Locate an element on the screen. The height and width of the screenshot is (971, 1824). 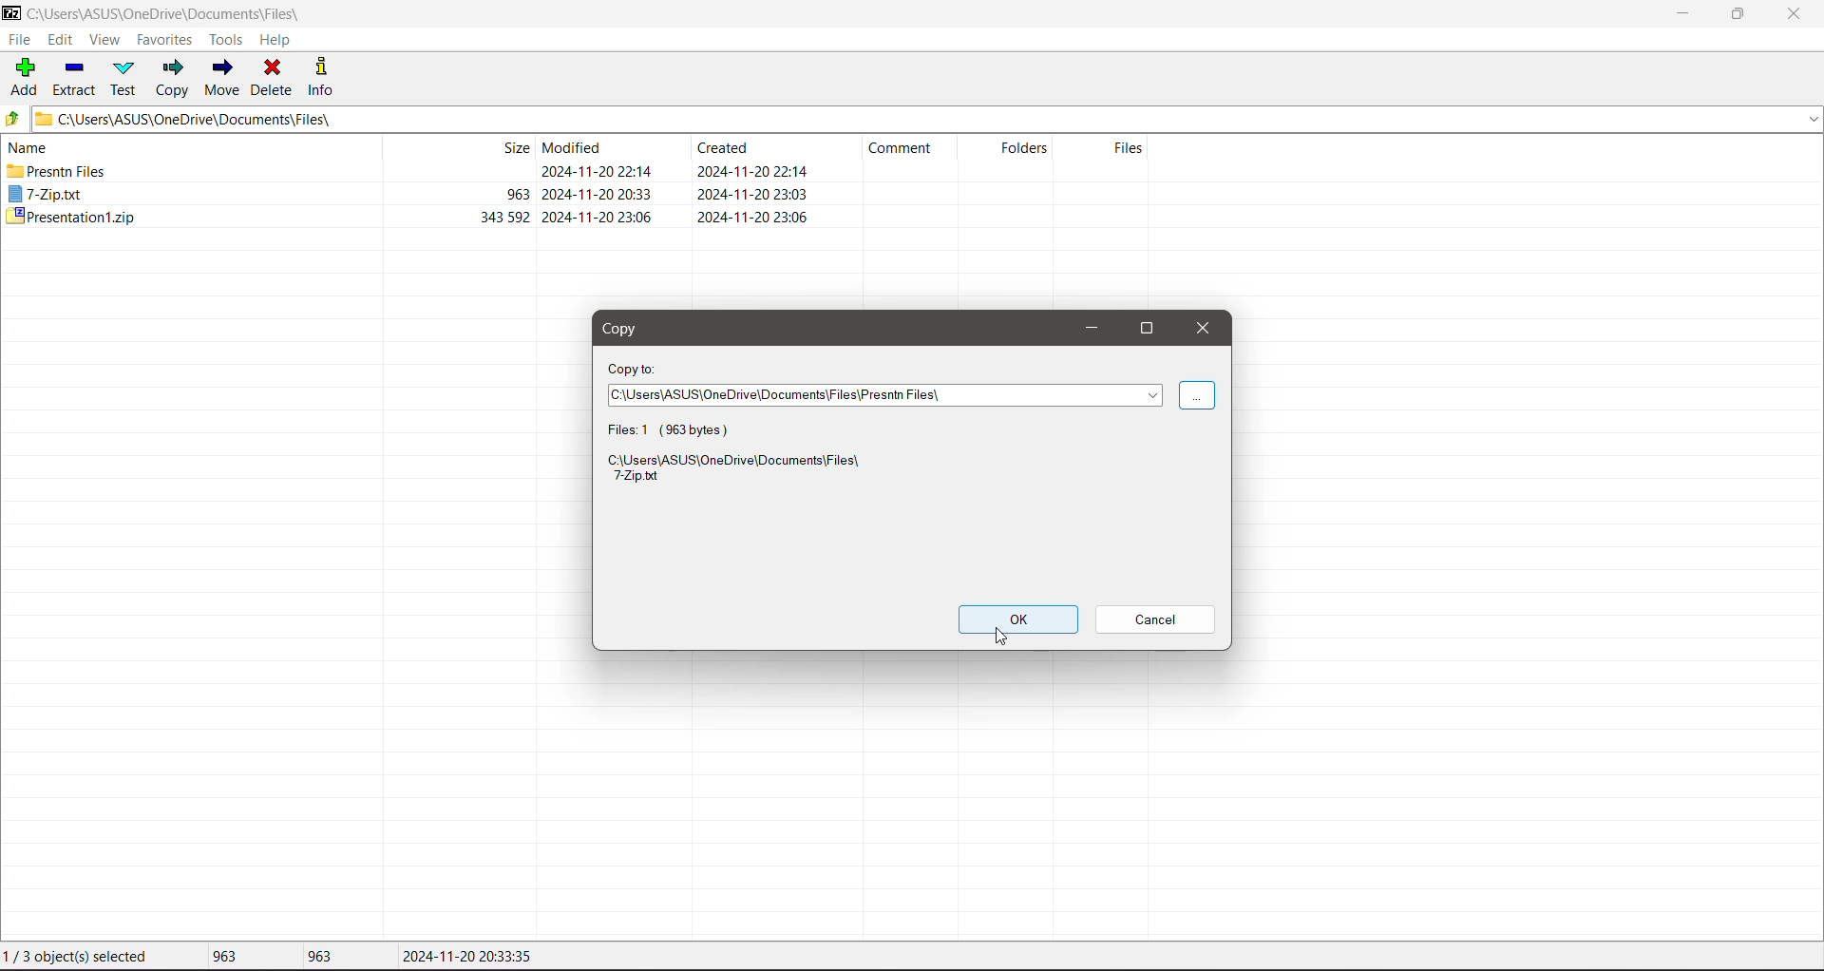
Edit is located at coordinates (64, 40).